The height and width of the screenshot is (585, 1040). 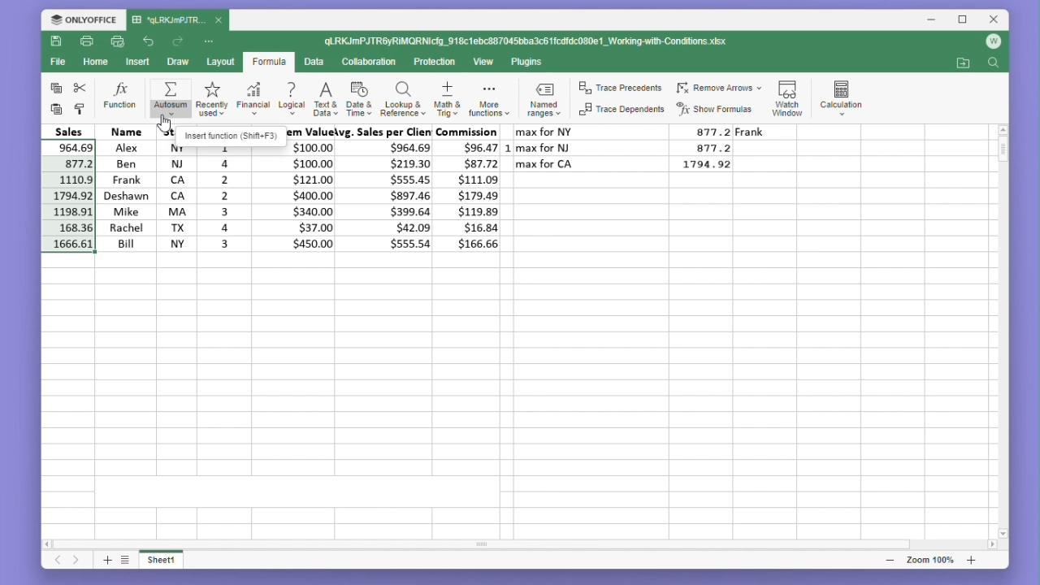 What do you see at coordinates (470, 188) in the screenshot?
I see `commission` at bounding box center [470, 188].